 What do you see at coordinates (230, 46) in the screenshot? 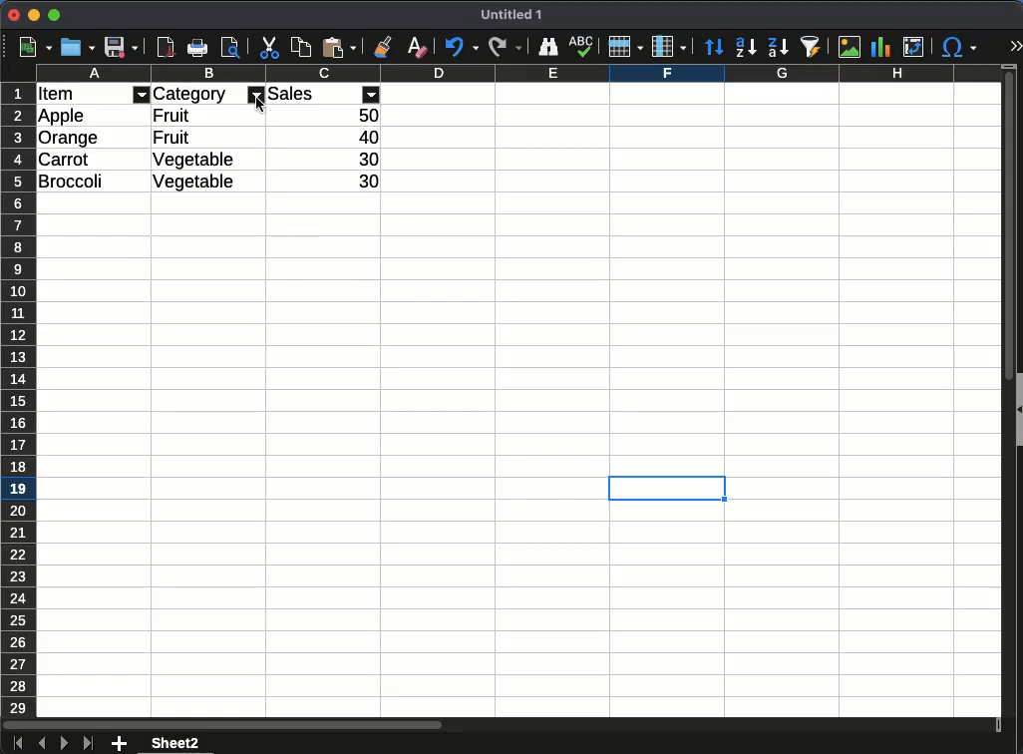
I see `print` at bounding box center [230, 46].